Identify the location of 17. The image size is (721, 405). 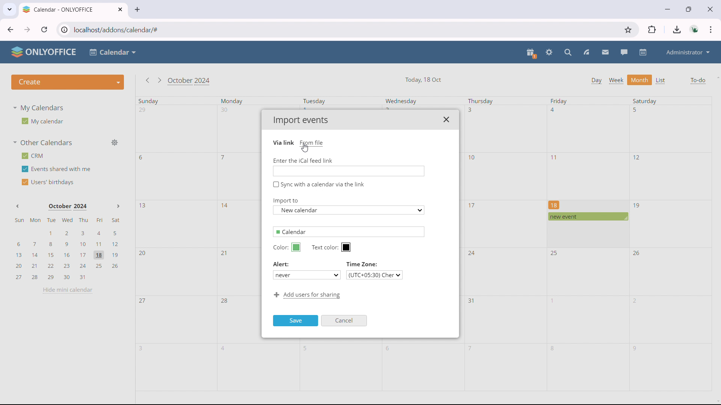
(472, 205).